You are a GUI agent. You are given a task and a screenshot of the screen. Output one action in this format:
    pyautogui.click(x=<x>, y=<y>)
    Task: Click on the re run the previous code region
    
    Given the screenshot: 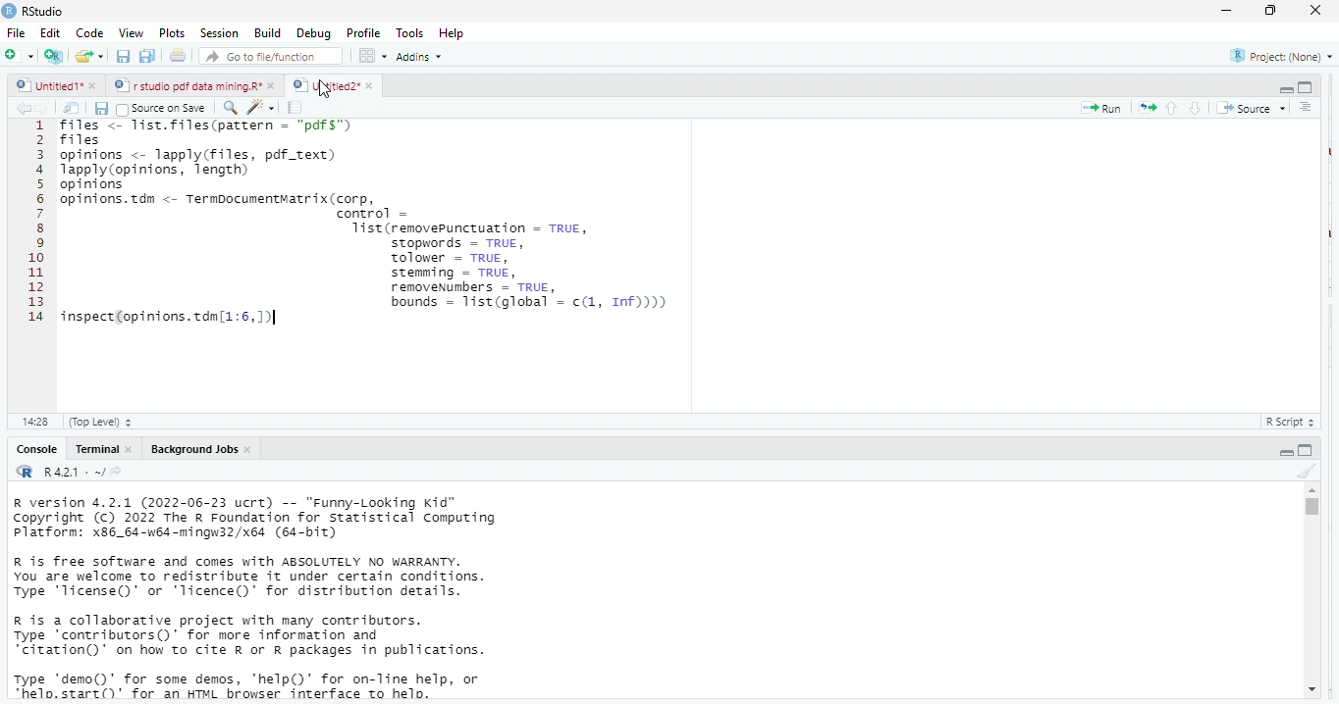 What is the action you would take?
    pyautogui.click(x=1144, y=107)
    